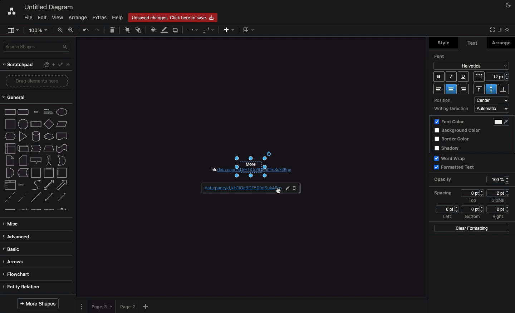 The height and width of the screenshot is (313, 515). What do you see at coordinates (449, 148) in the screenshot?
I see `Shadow` at bounding box center [449, 148].